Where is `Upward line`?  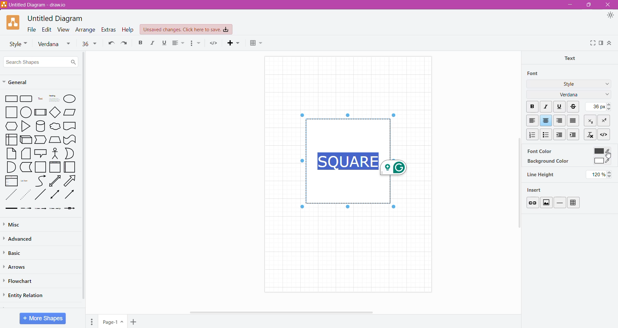 Upward line is located at coordinates (55, 181).